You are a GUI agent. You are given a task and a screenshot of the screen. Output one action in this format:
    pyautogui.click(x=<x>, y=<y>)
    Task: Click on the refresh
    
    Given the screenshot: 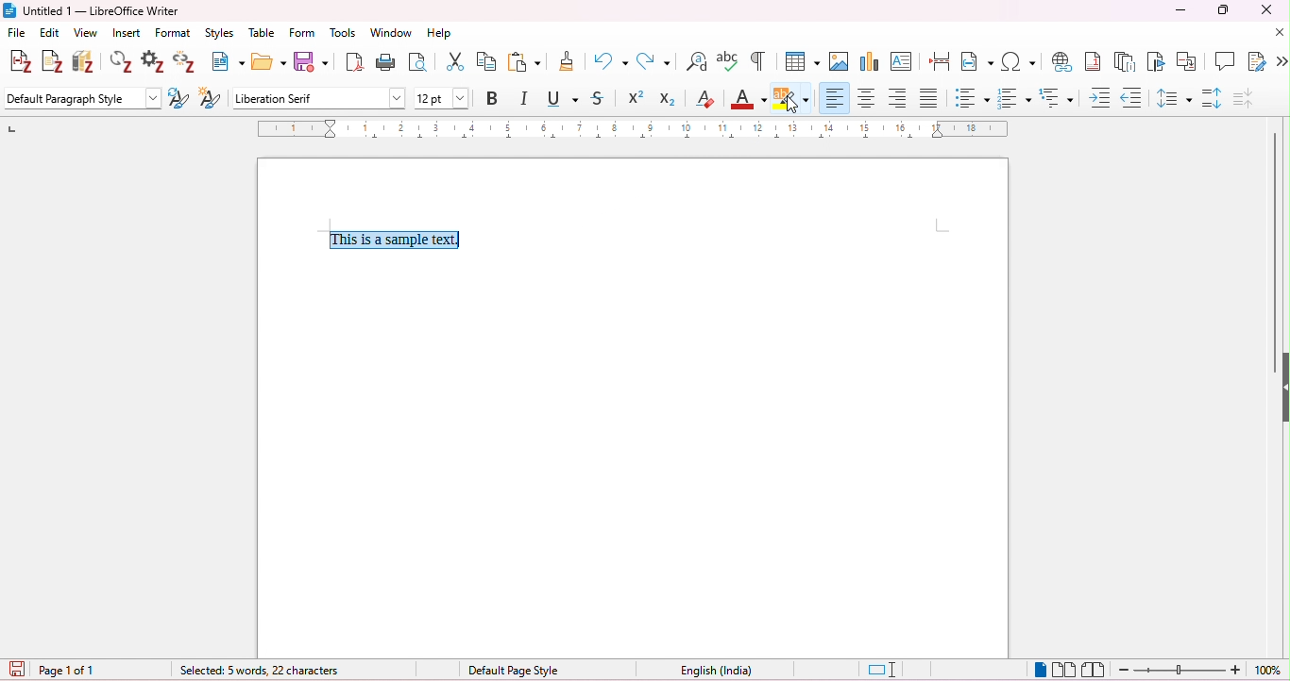 What is the action you would take?
    pyautogui.click(x=123, y=61)
    